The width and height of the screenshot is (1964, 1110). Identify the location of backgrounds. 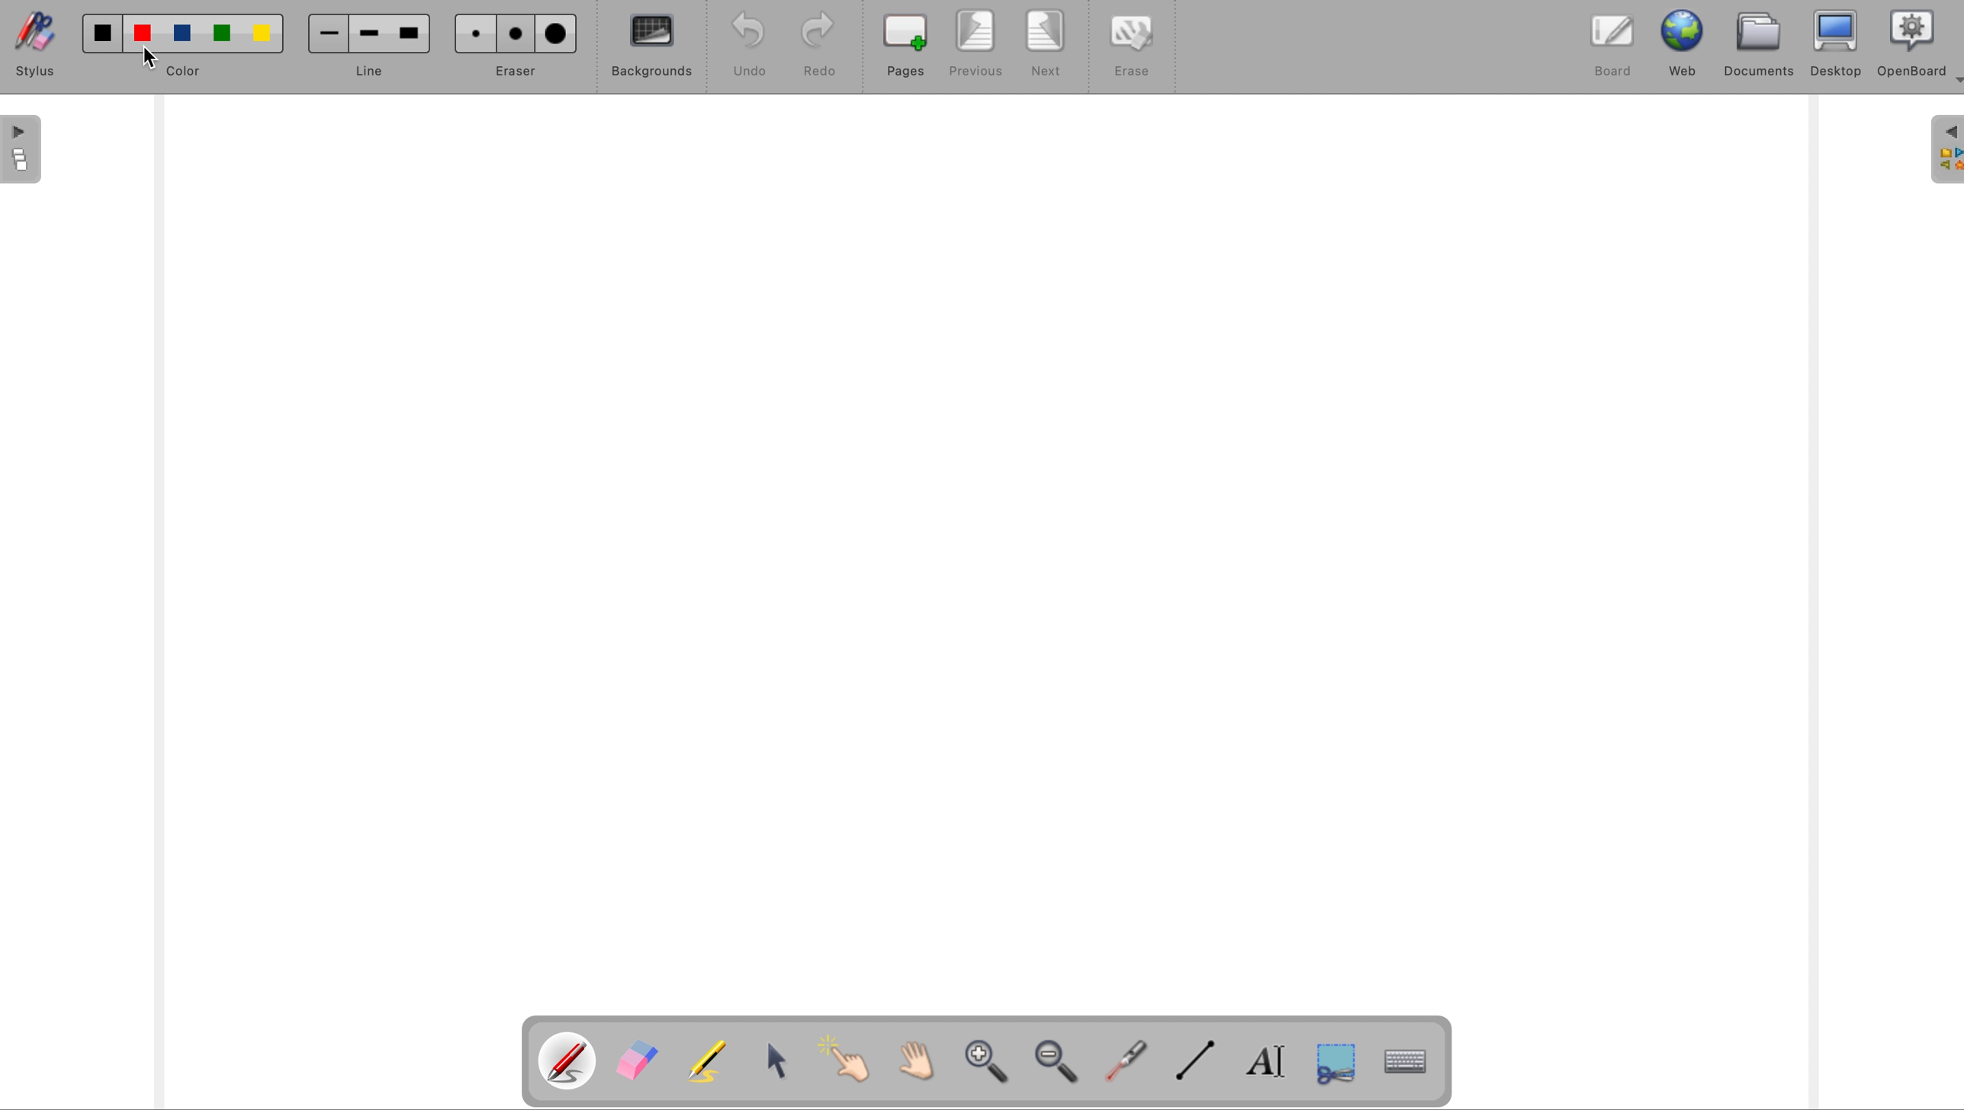
(651, 50).